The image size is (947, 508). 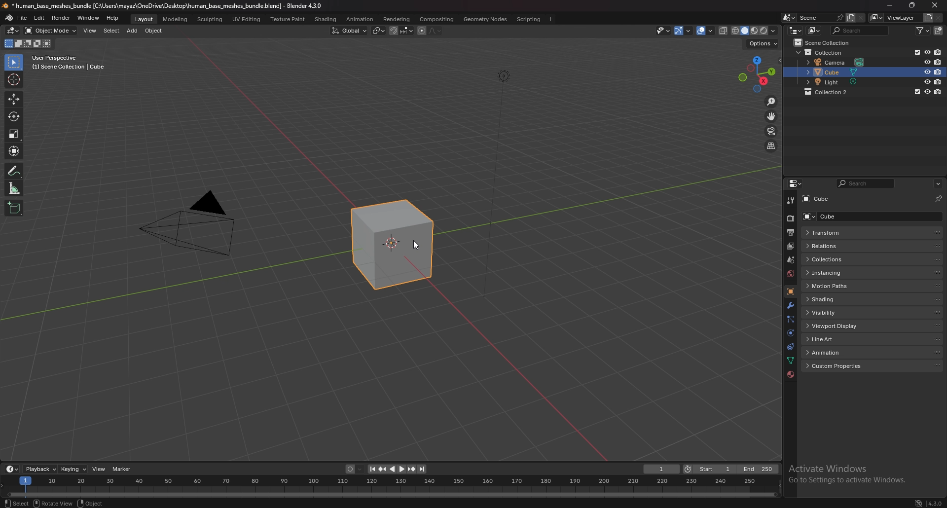 I want to click on move, so click(x=773, y=116).